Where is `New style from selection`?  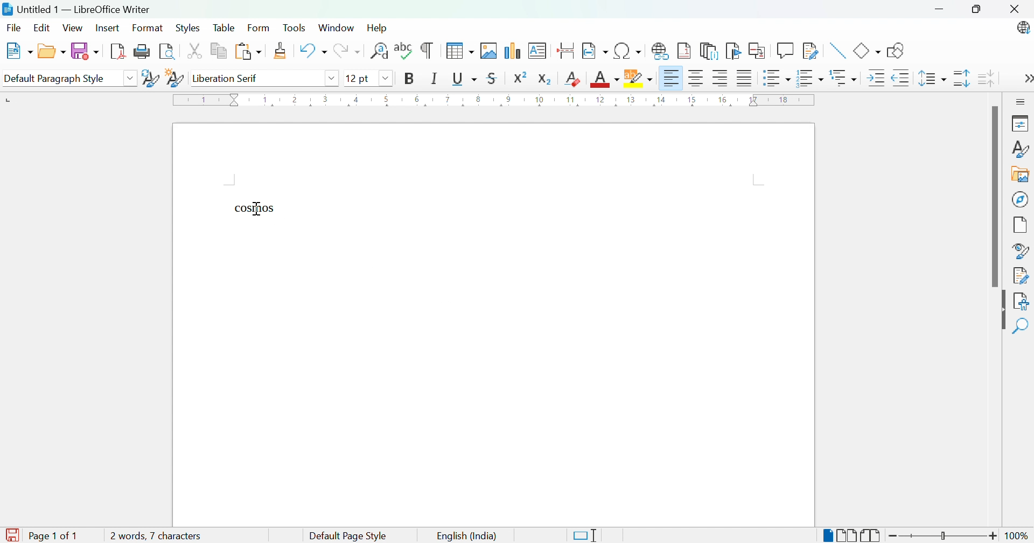 New style from selection is located at coordinates (174, 79).